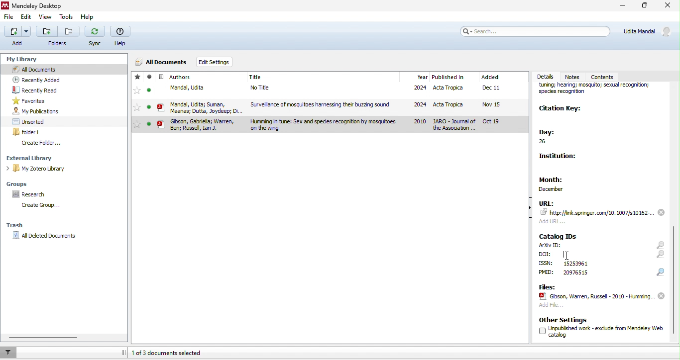 The height and width of the screenshot is (360, 680). Describe the element at coordinates (64, 69) in the screenshot. I see `all documents` at that location.